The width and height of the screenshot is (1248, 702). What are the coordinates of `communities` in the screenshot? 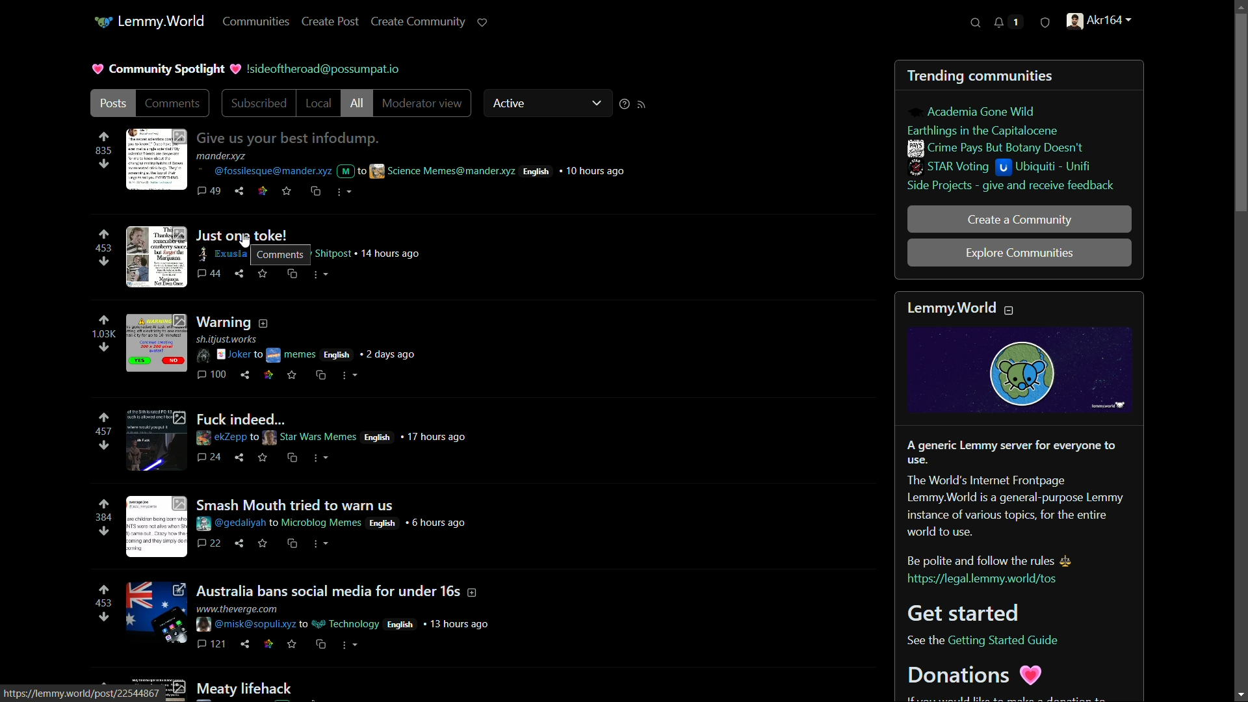 It's located at (1012, 75).